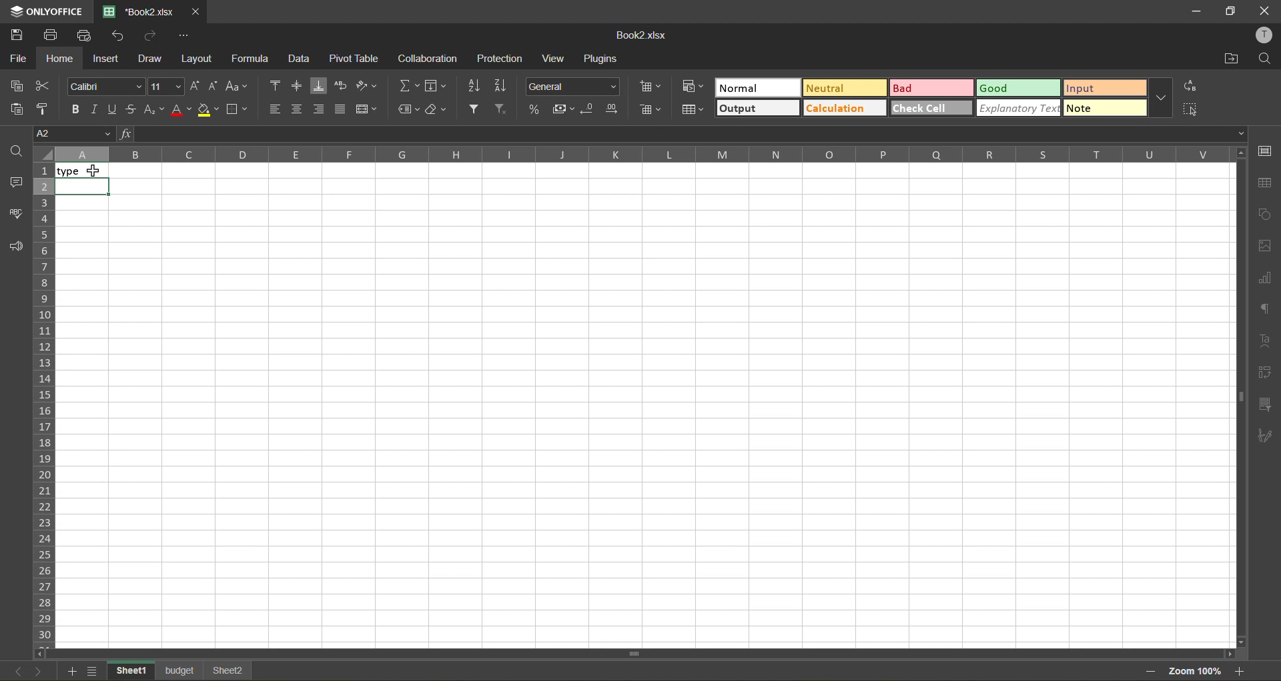 The width and height of the screenshot is (1281, 681). What do you see at coordinates (1017, 109) in the screenshot?
I see `explanatory text` at bounding box center [1017, 109].